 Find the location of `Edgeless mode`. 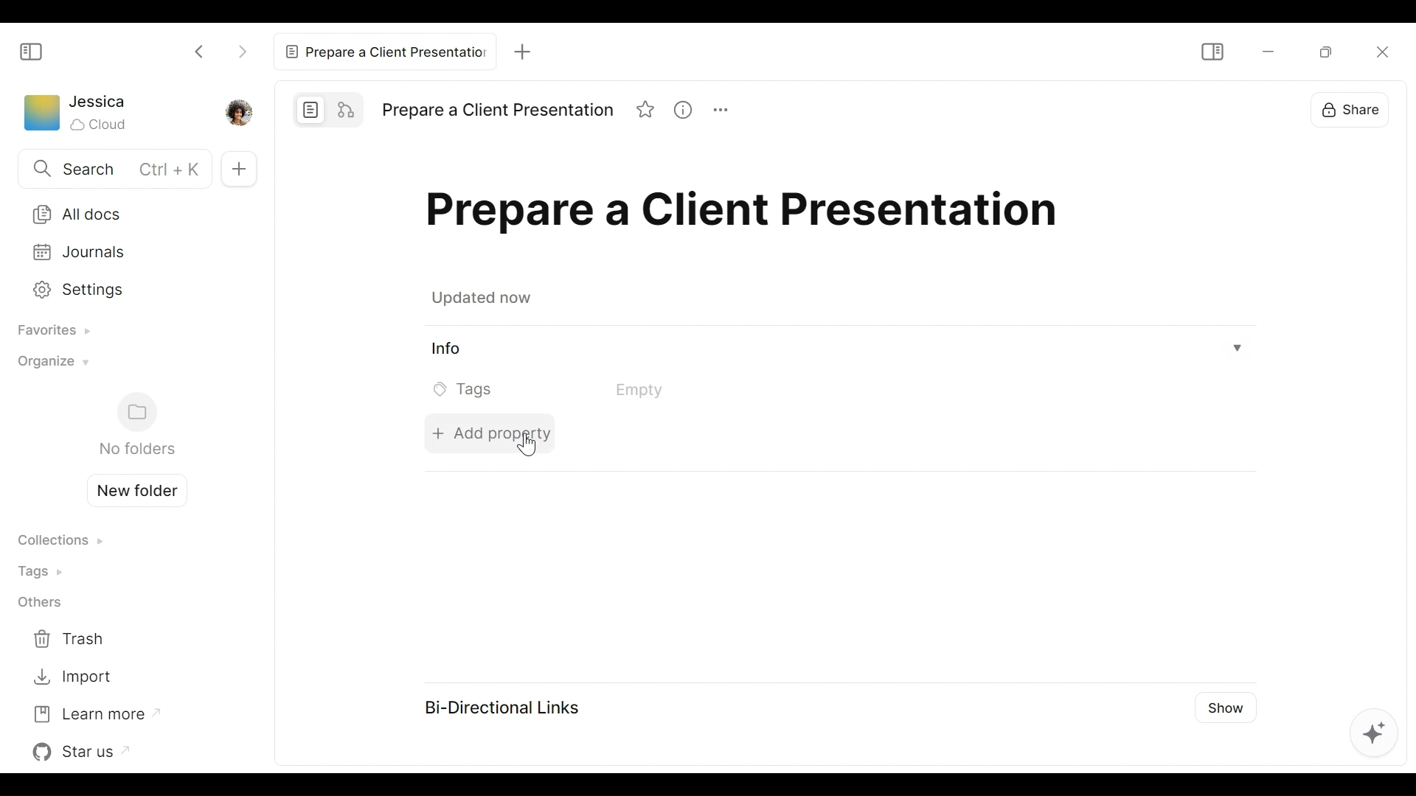

Edgeless mode is located at coordinates (348, 108).